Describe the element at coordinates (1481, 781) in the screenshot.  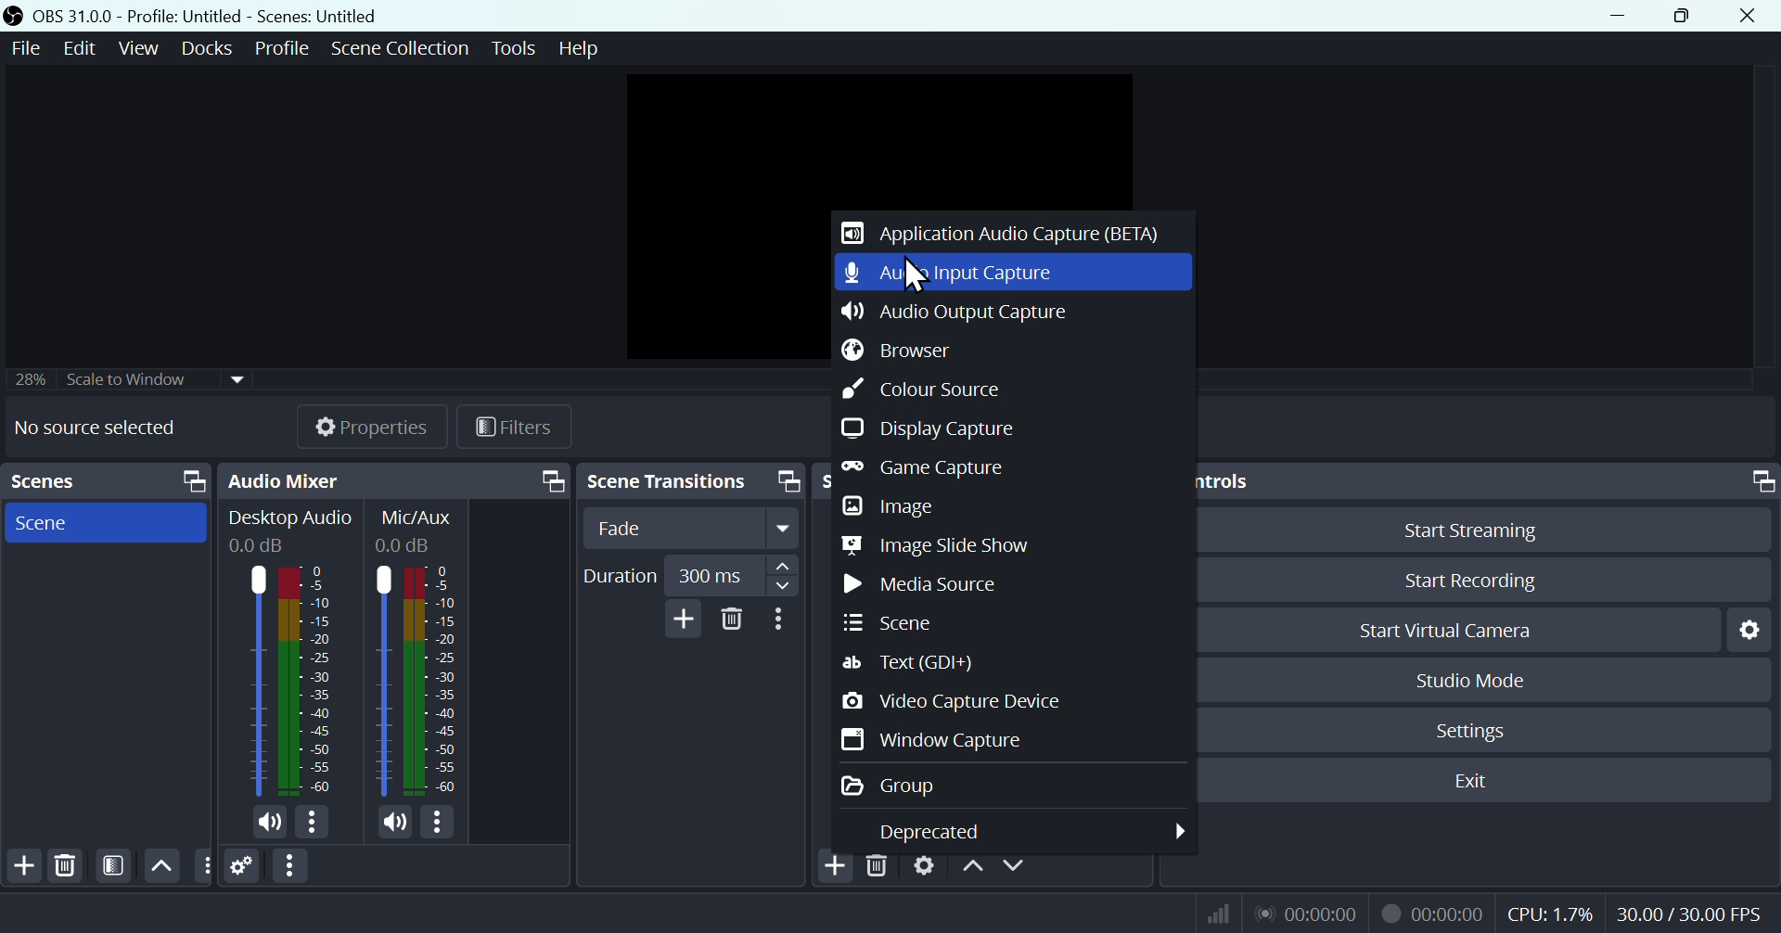
I see `Exit` at that location.